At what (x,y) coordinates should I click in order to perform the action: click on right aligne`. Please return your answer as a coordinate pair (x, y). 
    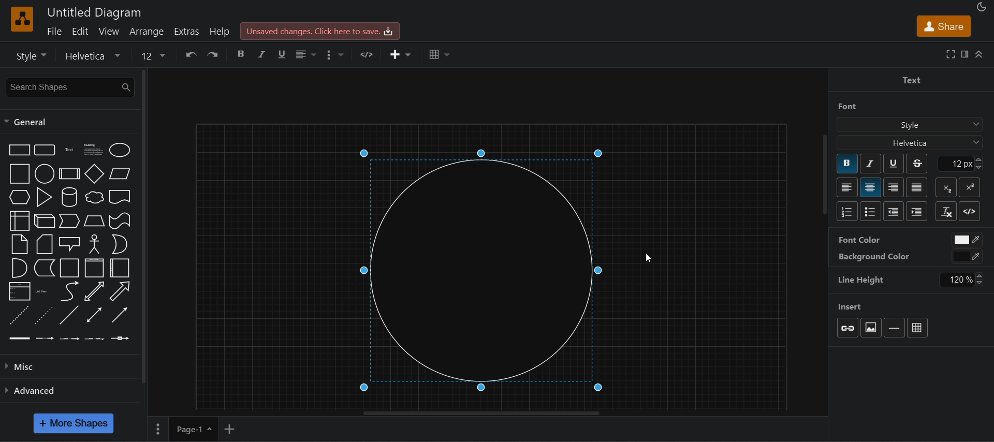
    Looking at the image, I should click on (894, 187).